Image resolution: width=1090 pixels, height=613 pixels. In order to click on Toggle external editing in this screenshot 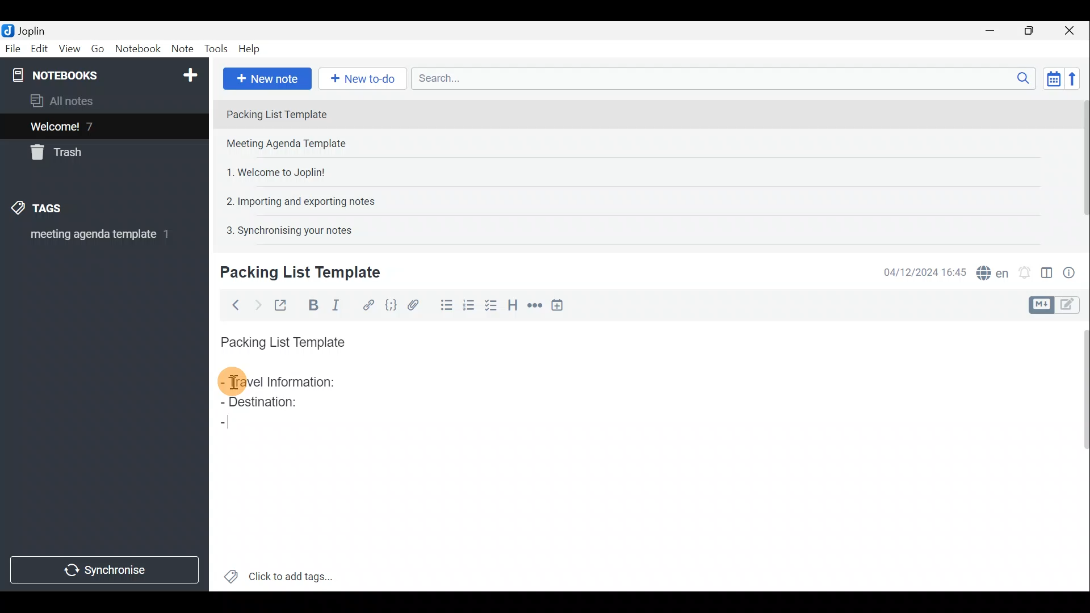, I will do `click(282, 304)`.